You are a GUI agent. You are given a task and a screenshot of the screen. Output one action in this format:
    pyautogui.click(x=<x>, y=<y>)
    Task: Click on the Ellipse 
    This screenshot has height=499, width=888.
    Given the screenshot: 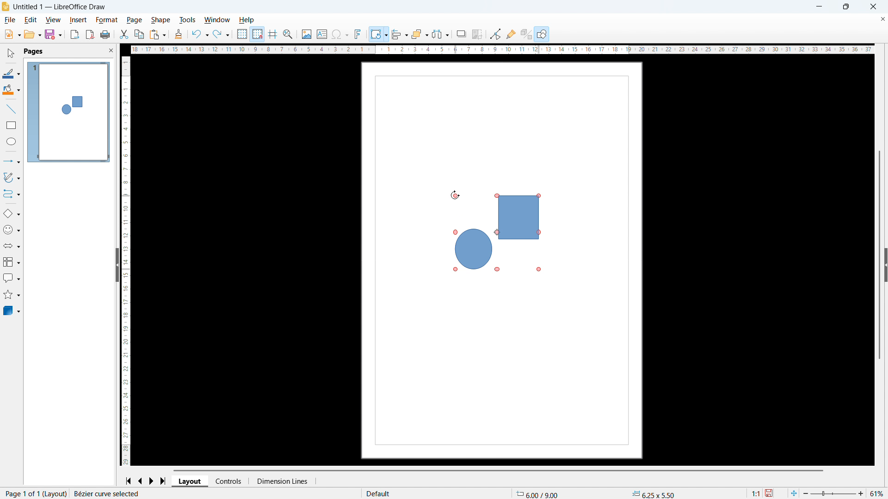 What is the action you would take?
    pyautogui.click(x=12, y=141)
    